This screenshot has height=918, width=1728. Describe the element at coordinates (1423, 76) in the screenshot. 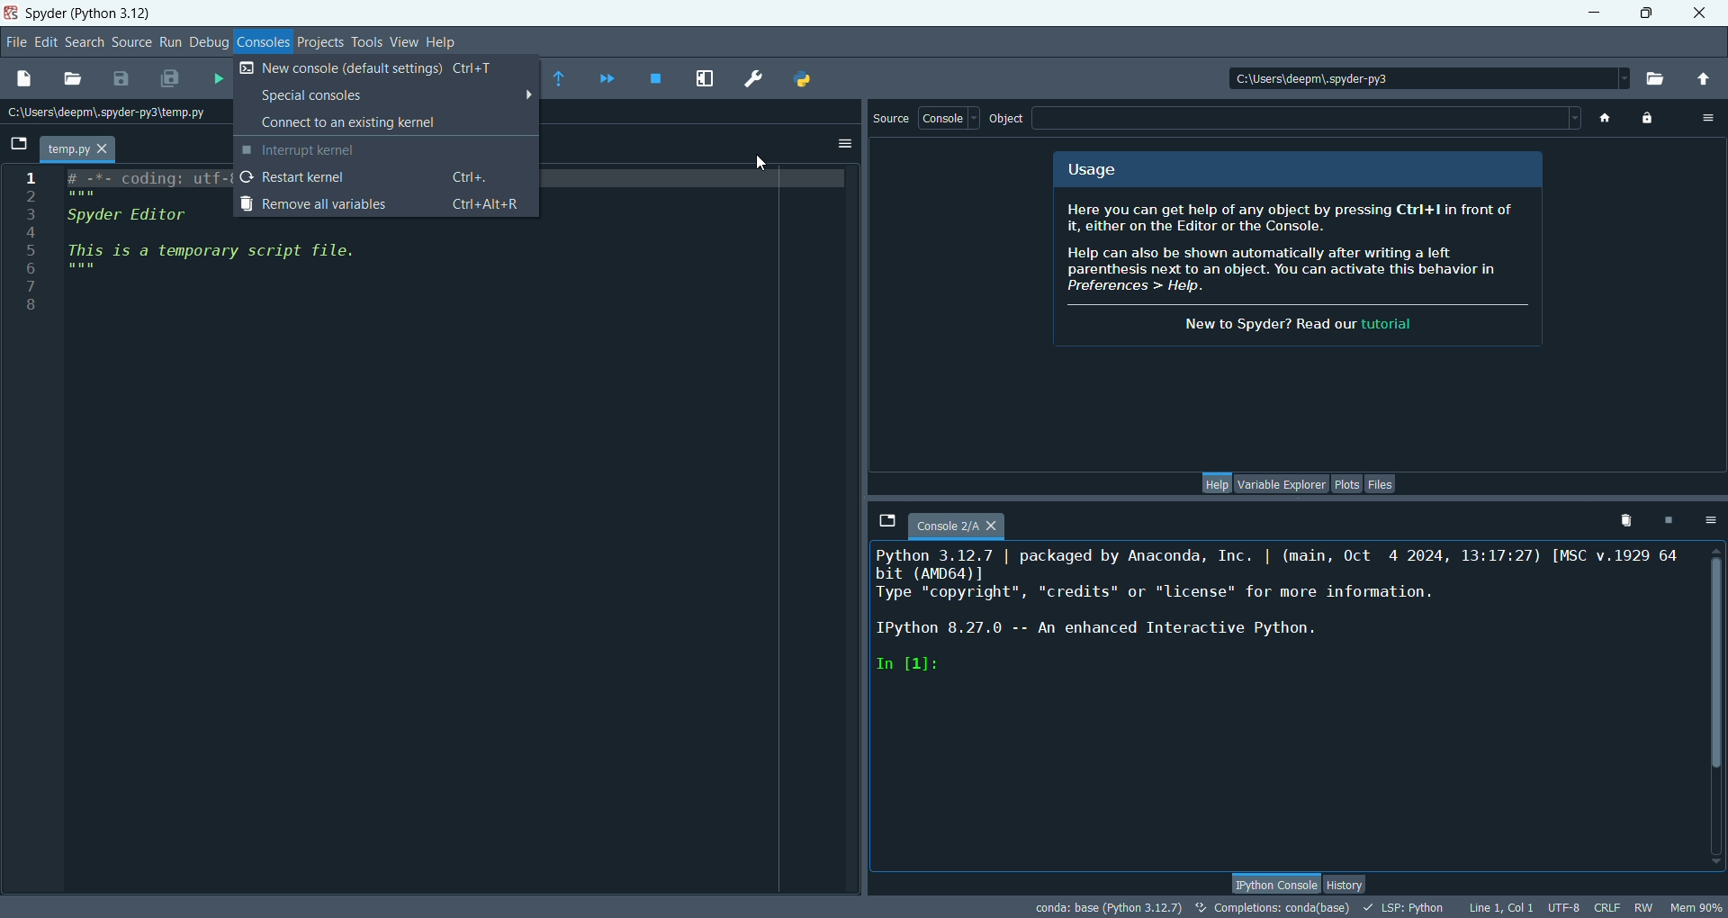

I see `location` at that location.